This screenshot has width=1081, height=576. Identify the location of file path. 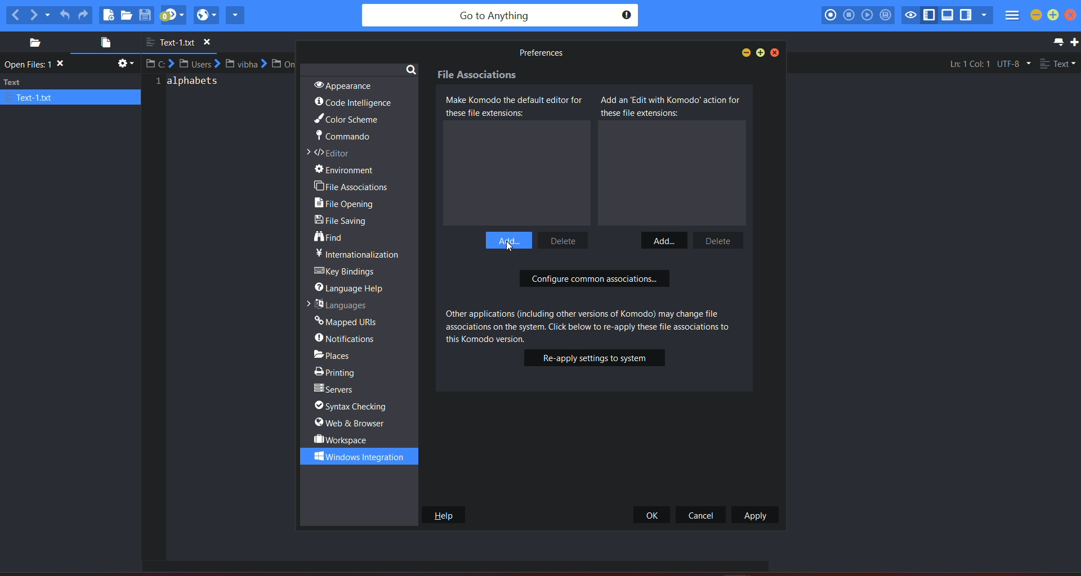
(222, 64).